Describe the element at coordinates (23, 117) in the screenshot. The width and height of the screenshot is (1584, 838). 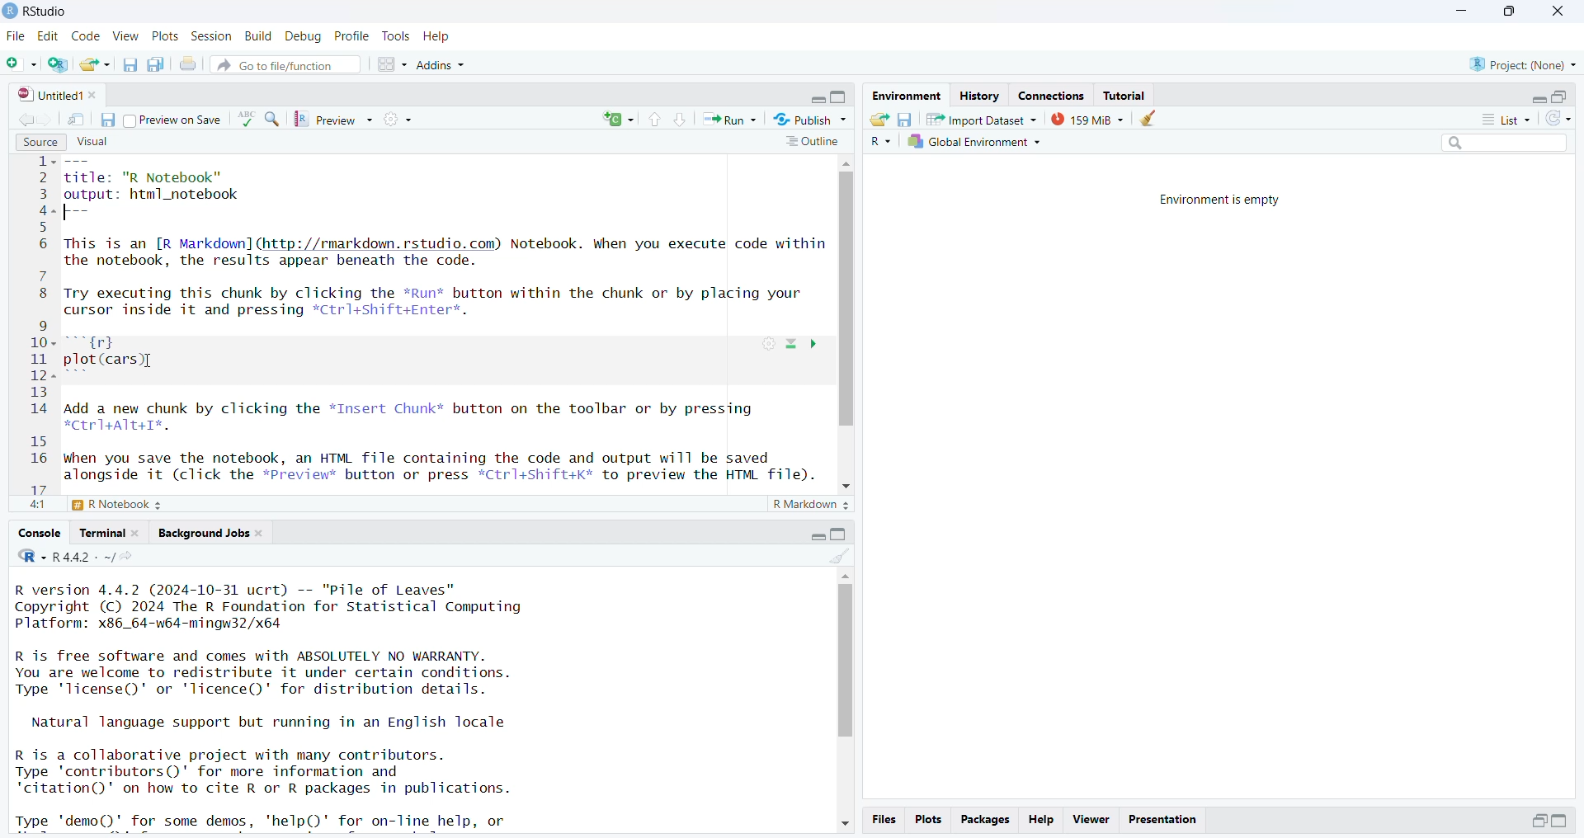
I see `go backward` at that location.